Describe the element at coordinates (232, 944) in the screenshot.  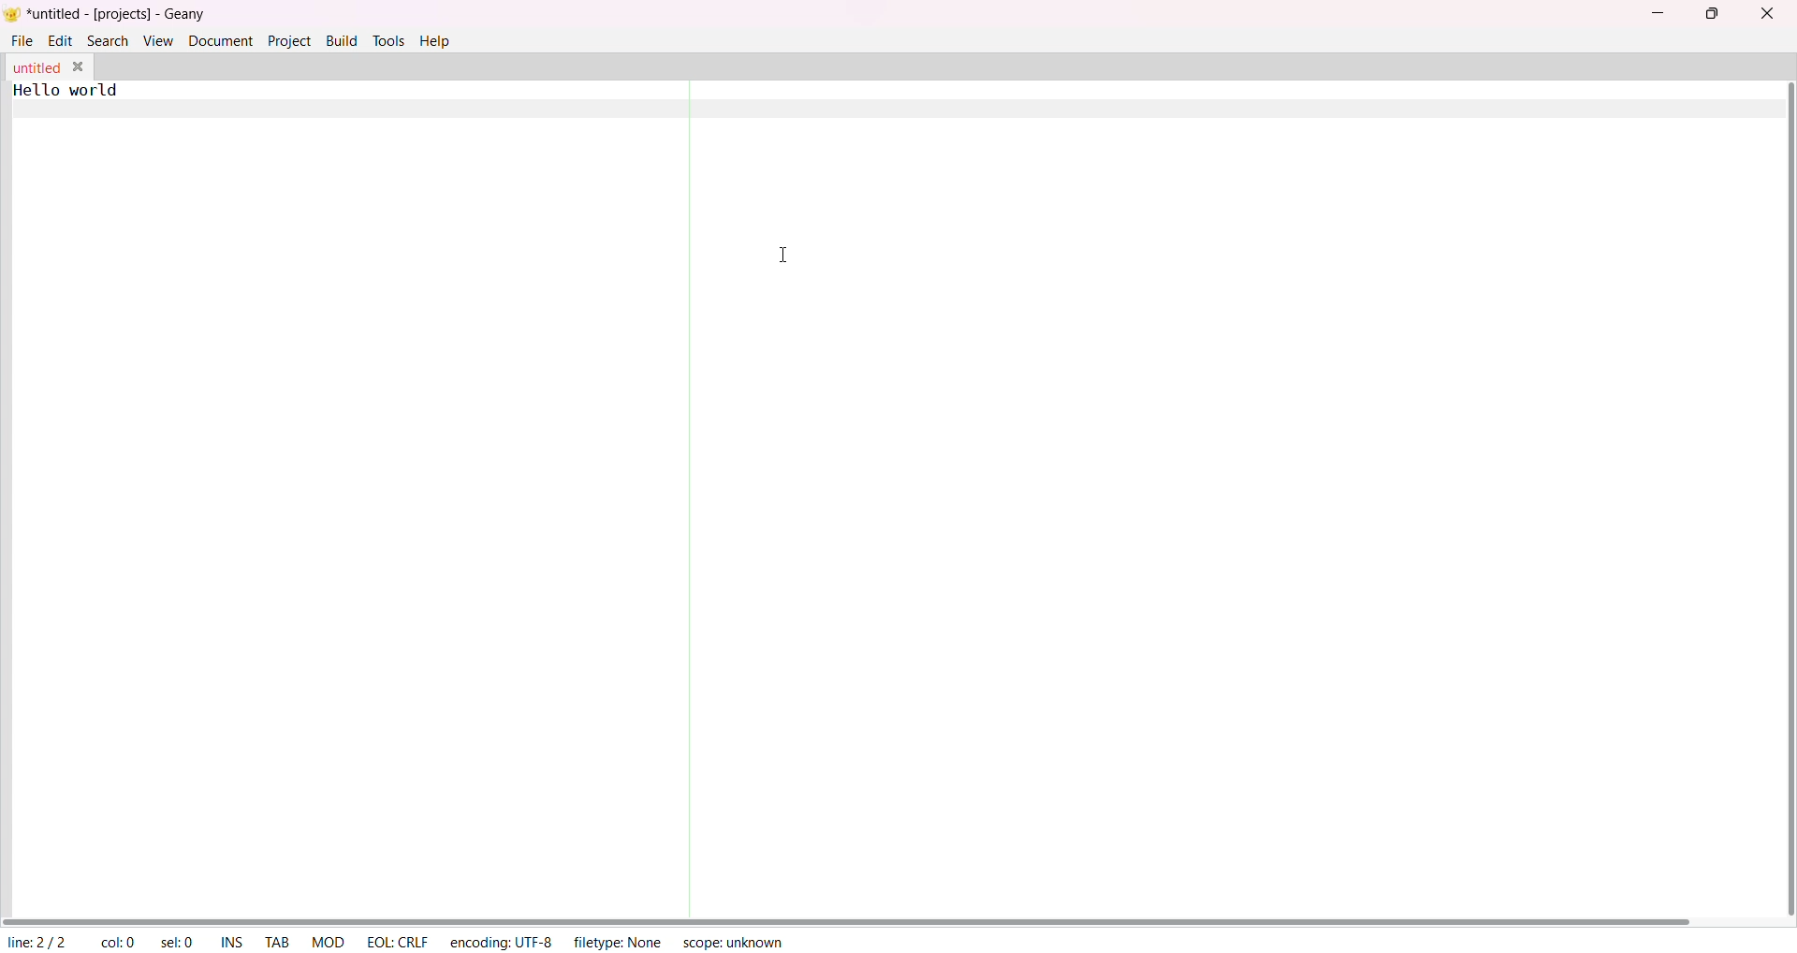
I see `ins` at that location.